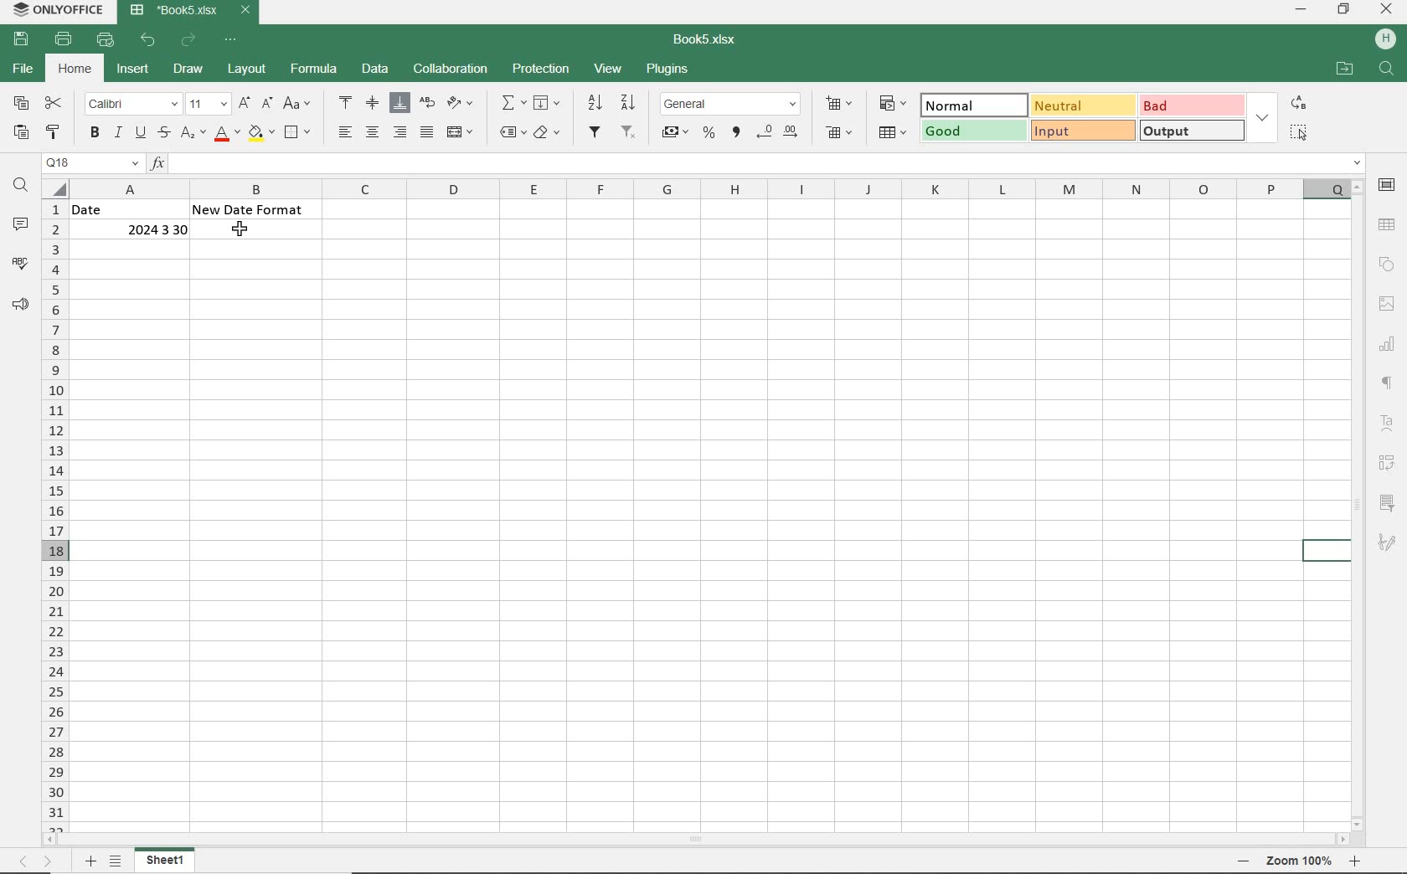 The image size is (1407, 874). Describe the element at coordinates (1388, 70) in the screenshot. I see `FIND` at that location.